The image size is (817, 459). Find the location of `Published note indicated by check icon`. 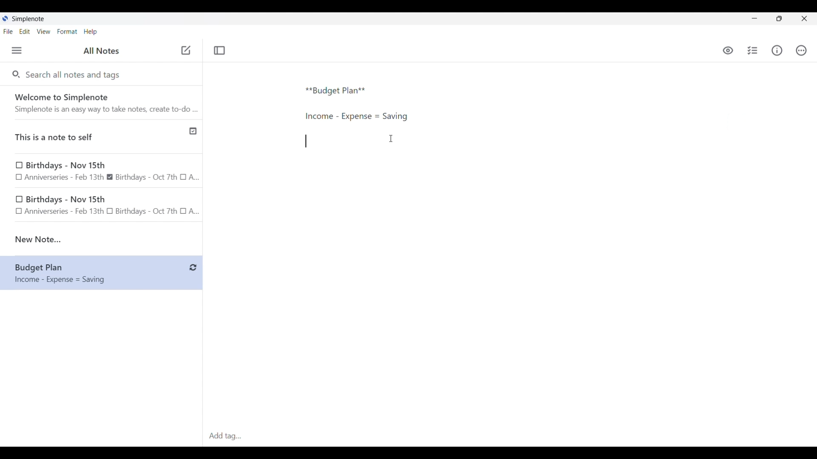

Published note indicated by check icon is located at coordinates (102, 137).